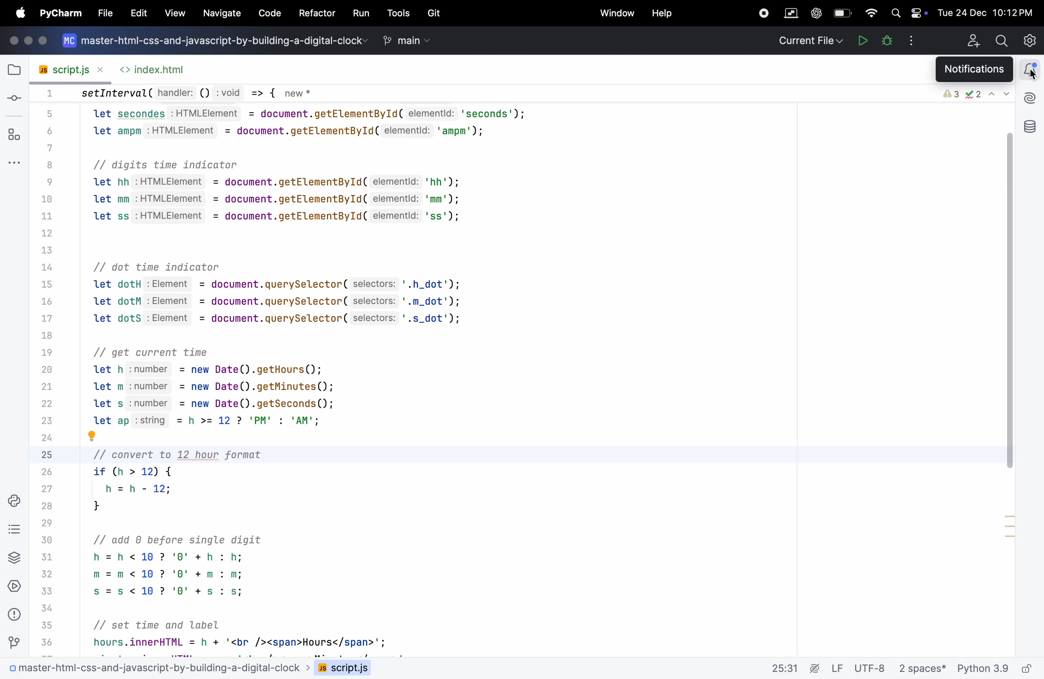 Image resolution: width=1044 pixels, height=679 pixels. I want to click on commit, so click(14, 97).